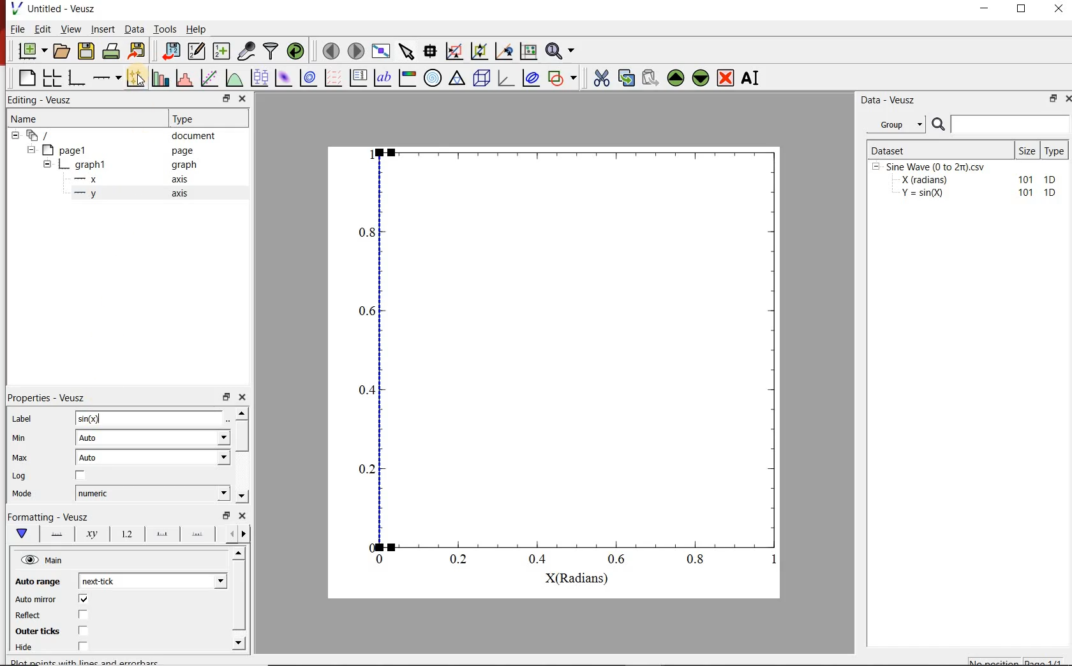 This screenshot has width=1072, height=666. Describe the element at coordinates (89, 534) in the screenshot. I see `xy` at that location.